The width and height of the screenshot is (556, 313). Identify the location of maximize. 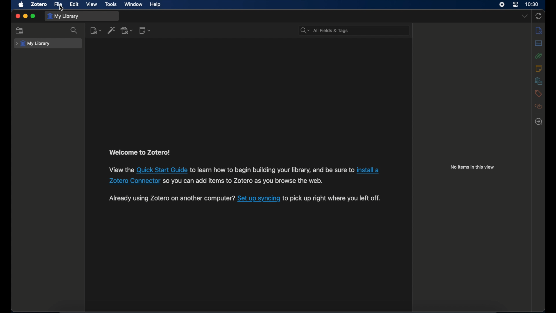
(33, 16).